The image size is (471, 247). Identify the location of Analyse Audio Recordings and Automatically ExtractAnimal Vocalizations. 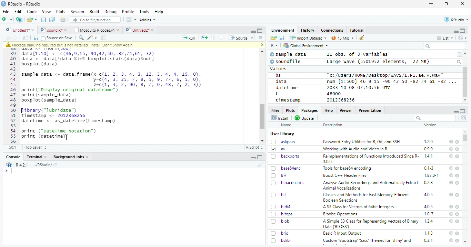
(369, 185).